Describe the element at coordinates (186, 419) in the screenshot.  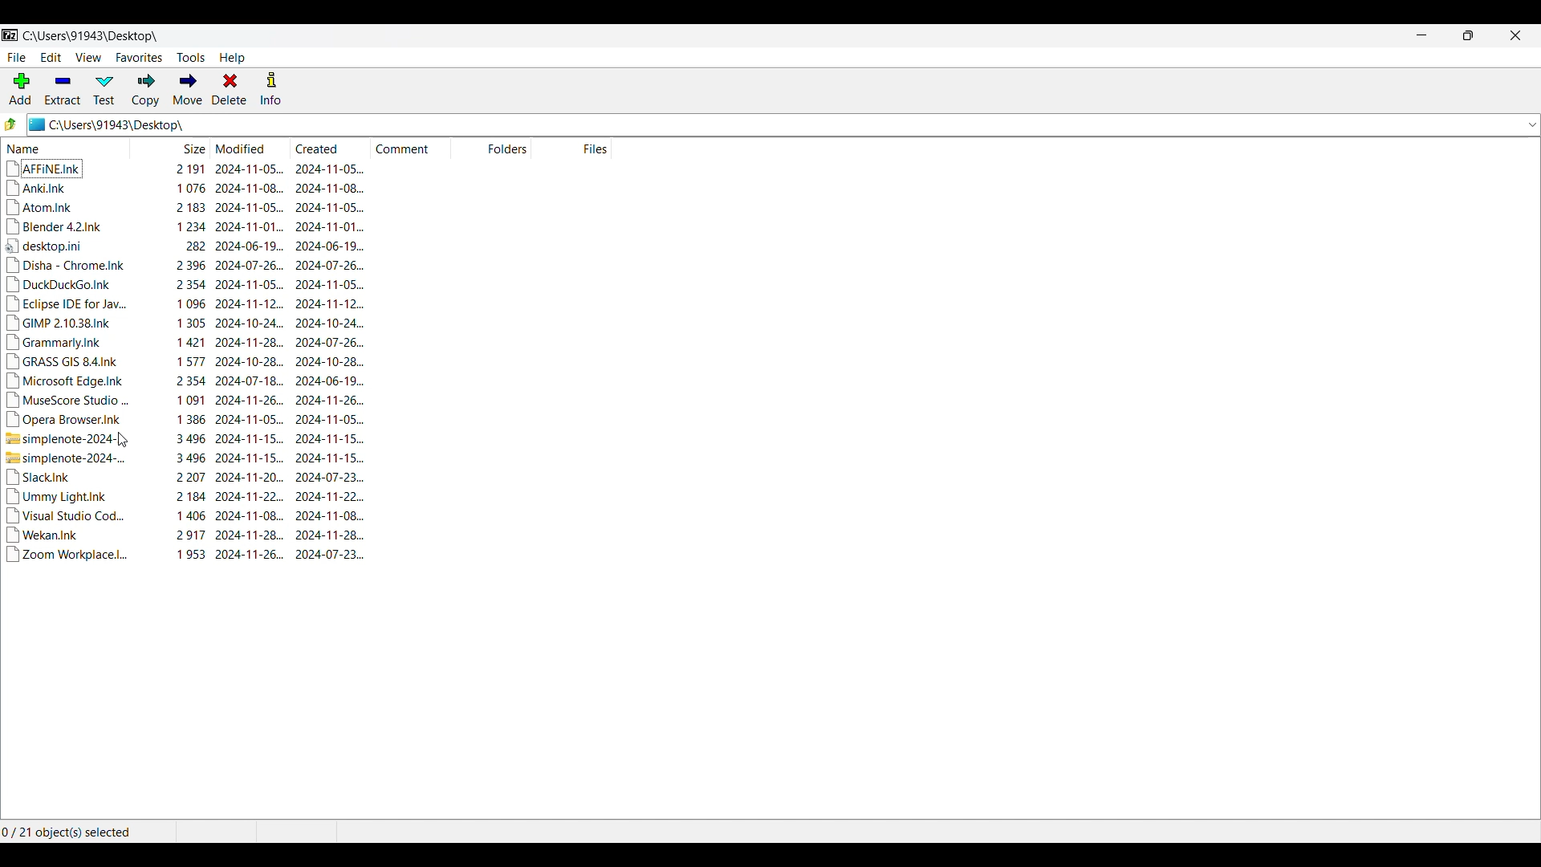
I see `Opera Browser.Ink 1386 2024-11-05... 2024-11-05...` at that location.